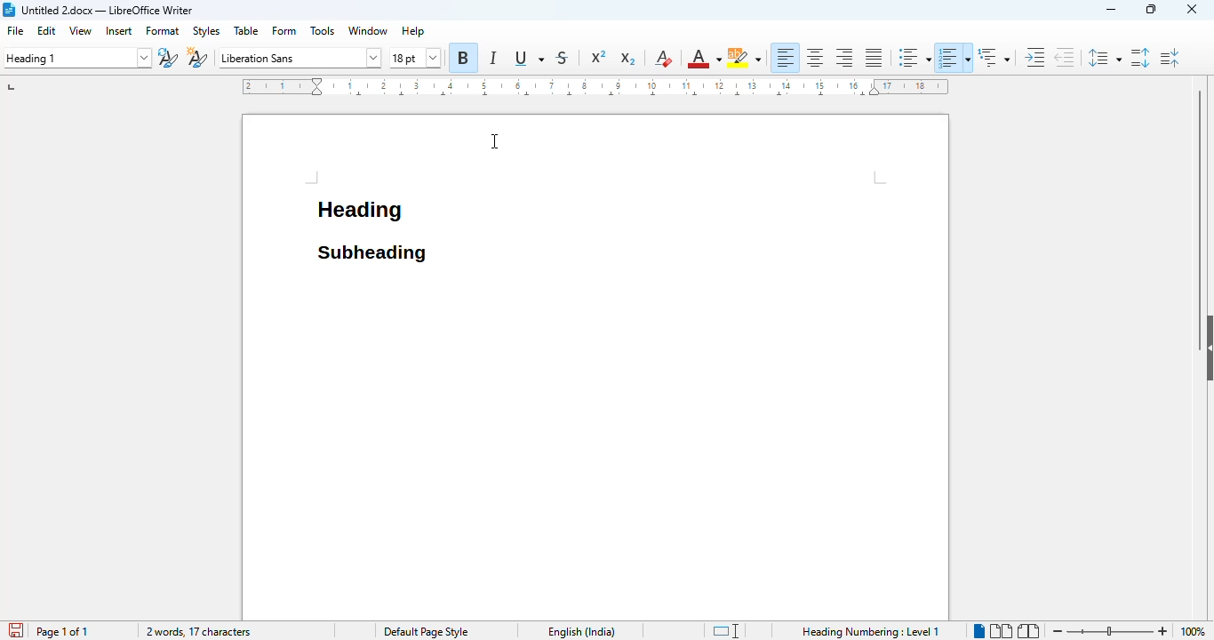  What do you see at coordinates (1170, 58) in the screenshot?
I see `decrease paragraph spacing` at bounding box center [1170, 58].